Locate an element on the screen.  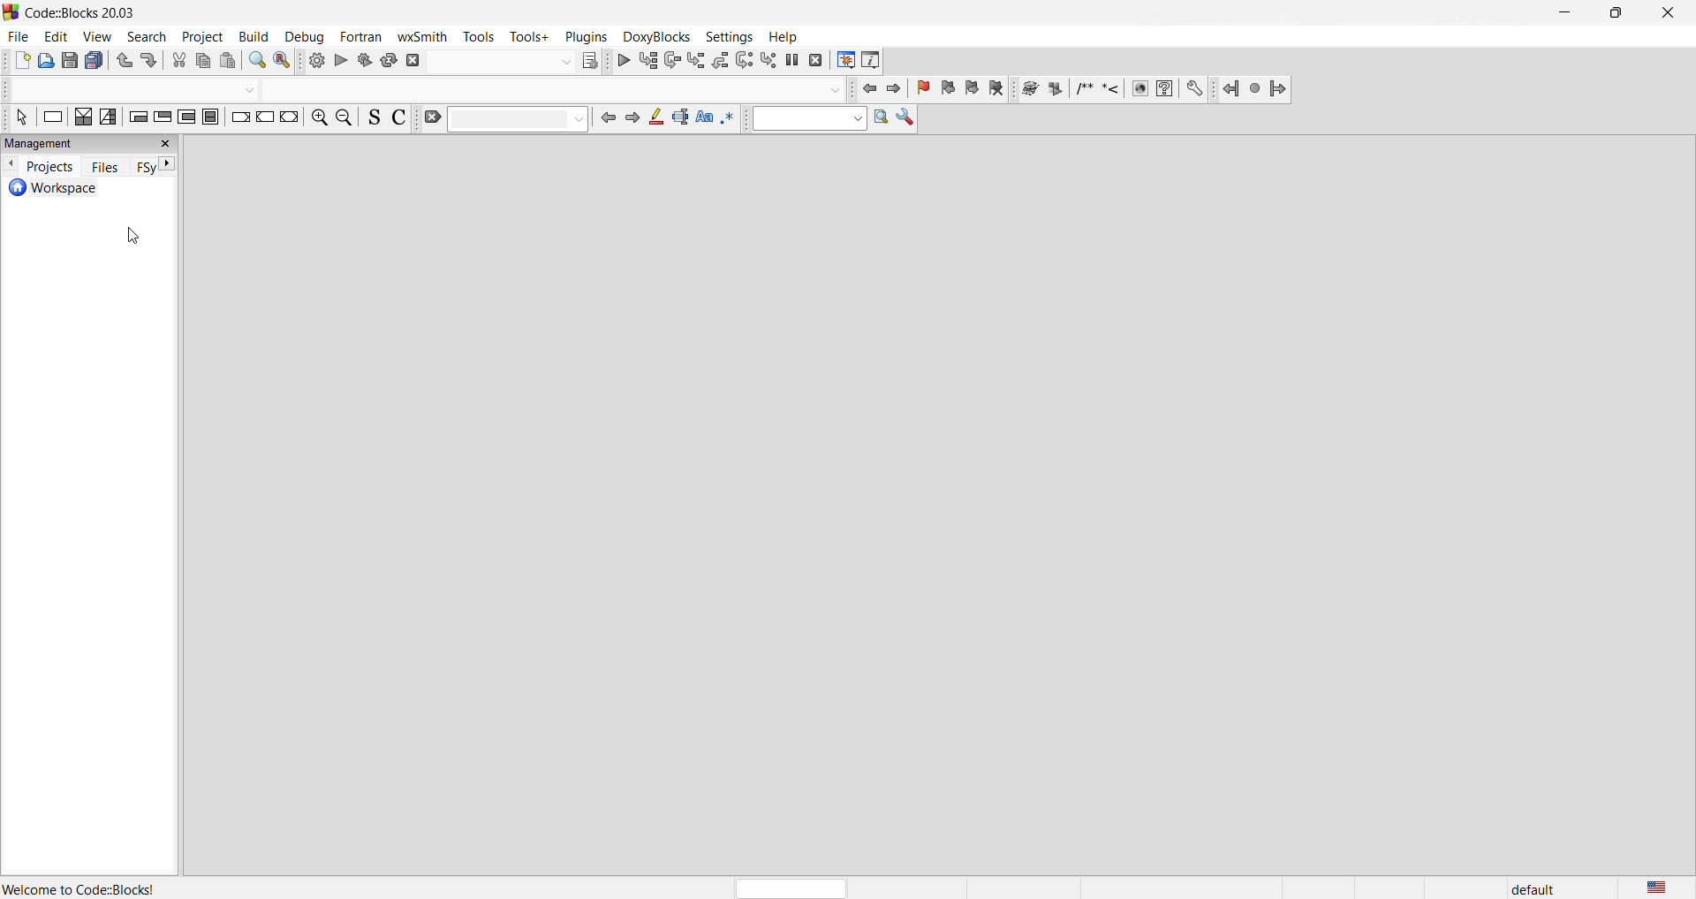
previous bookmark is located at coordinates (948, 91).